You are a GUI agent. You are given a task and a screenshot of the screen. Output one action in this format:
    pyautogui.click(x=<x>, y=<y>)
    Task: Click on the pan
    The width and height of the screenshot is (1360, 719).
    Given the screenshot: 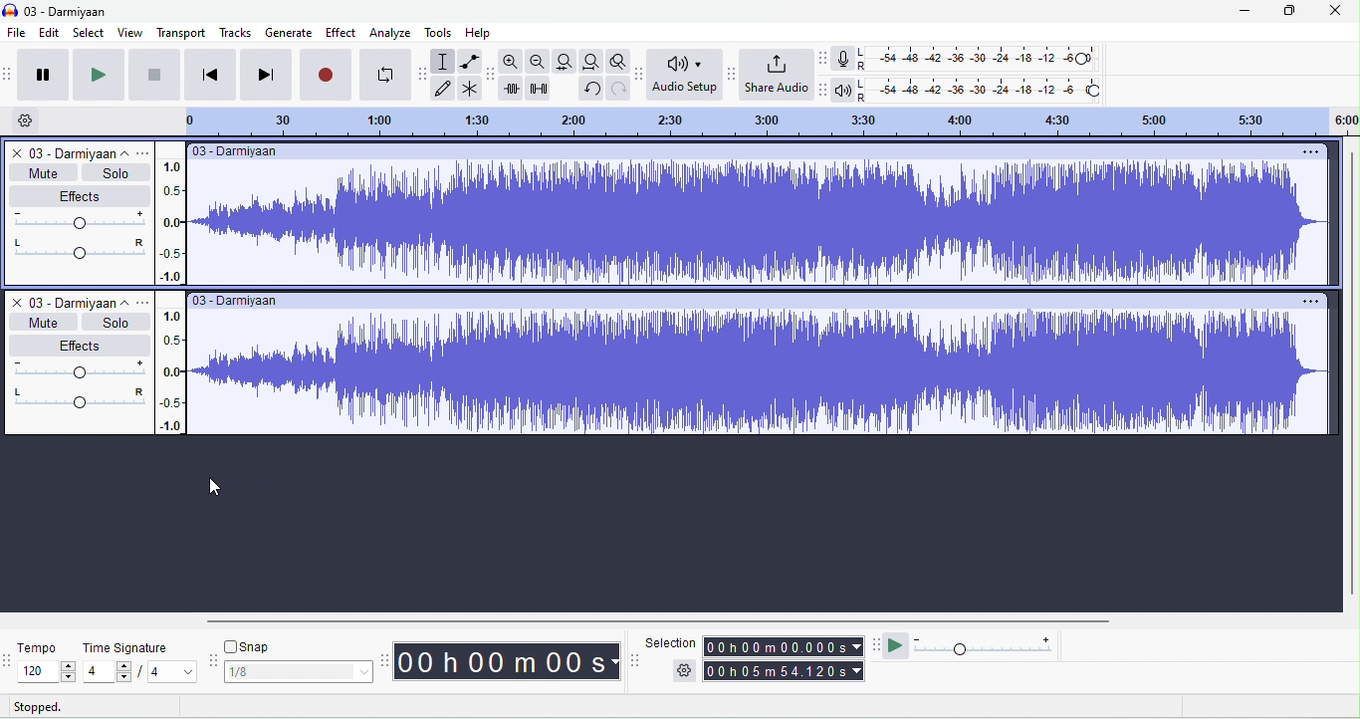 What is the action you would take?
    pyautogui.click(x=79, y=398)
    